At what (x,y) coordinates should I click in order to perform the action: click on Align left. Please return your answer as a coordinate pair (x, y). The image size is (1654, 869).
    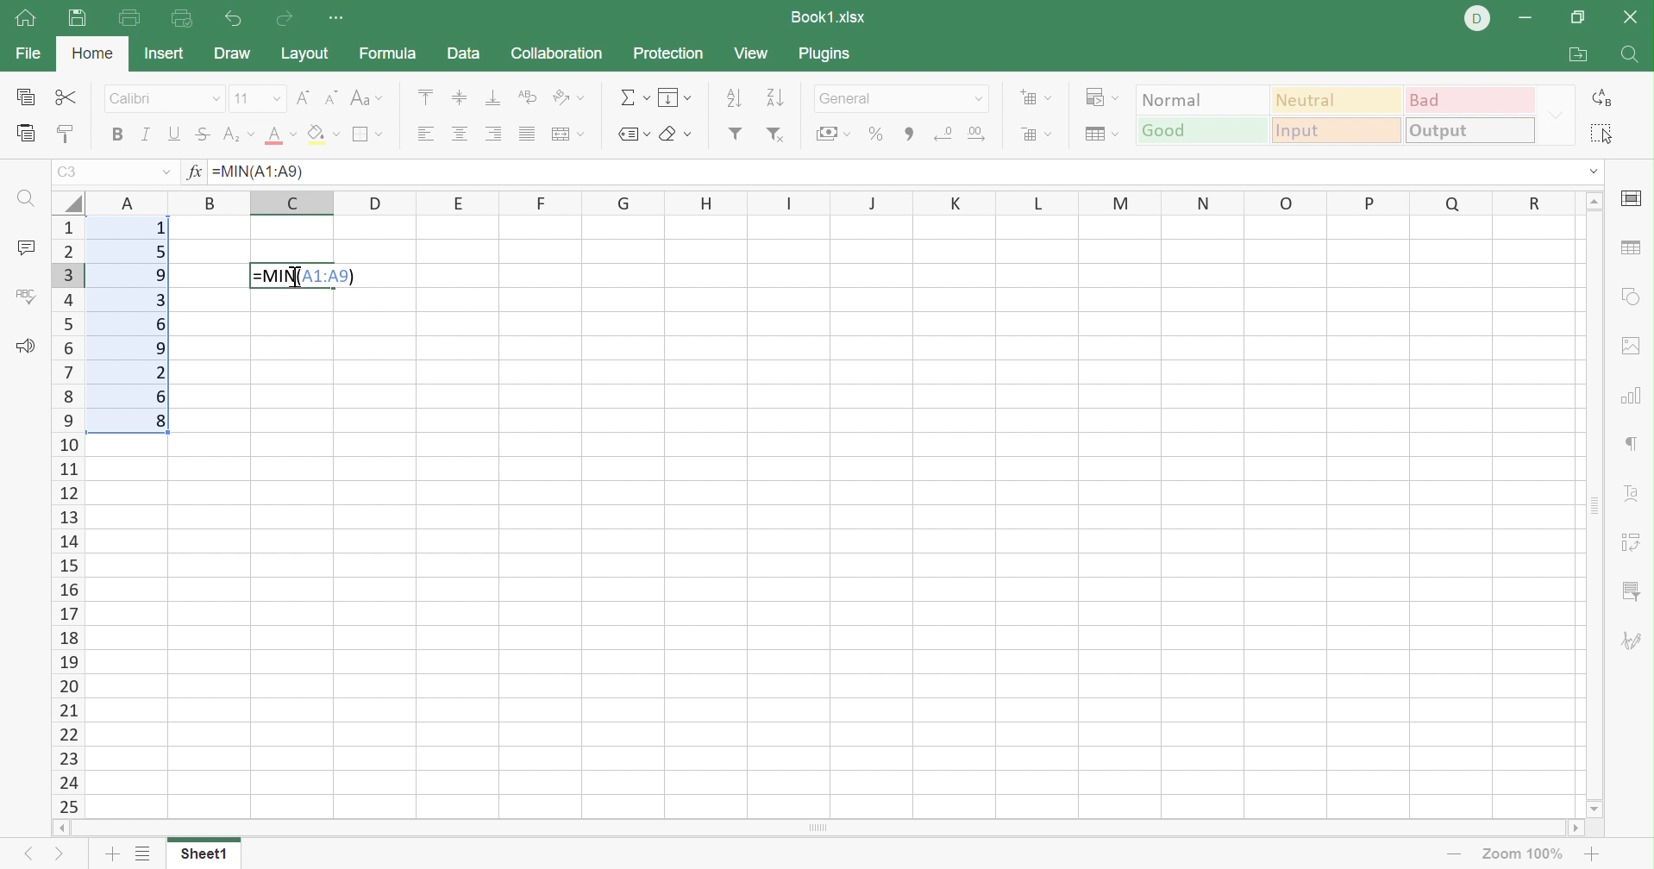
    Looking at the image, I should click on (428, 131).